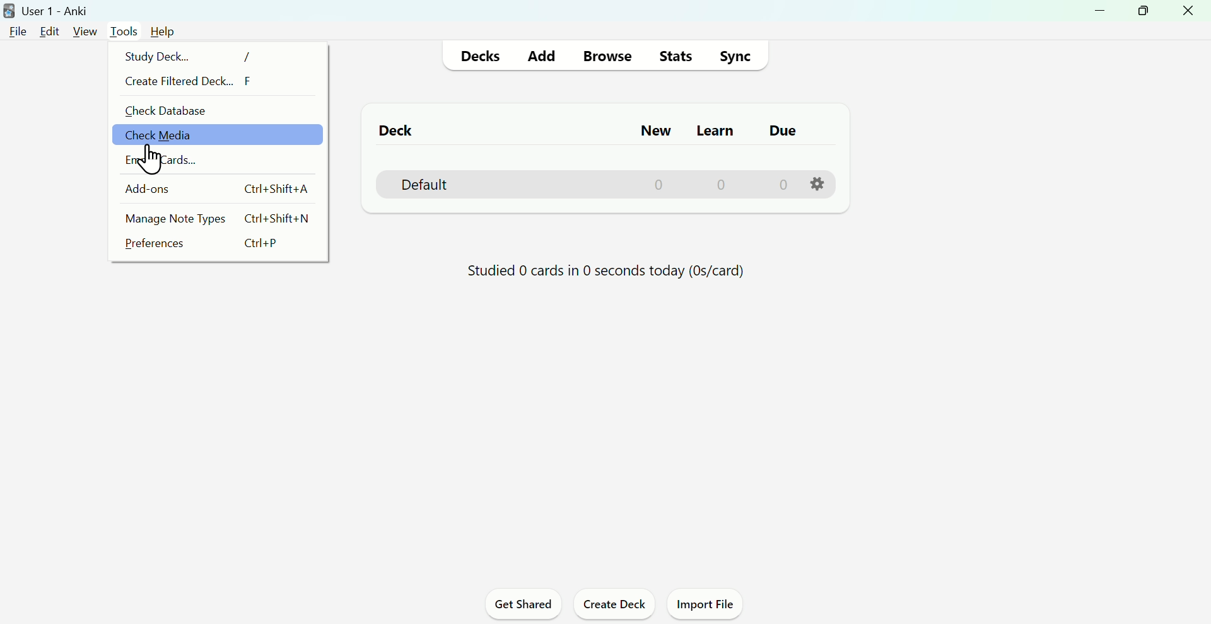 This screenshot has height=624, width=1211. Describe the element at coordinates (602, 185) in the screenshot. I see `Default ` at that location.